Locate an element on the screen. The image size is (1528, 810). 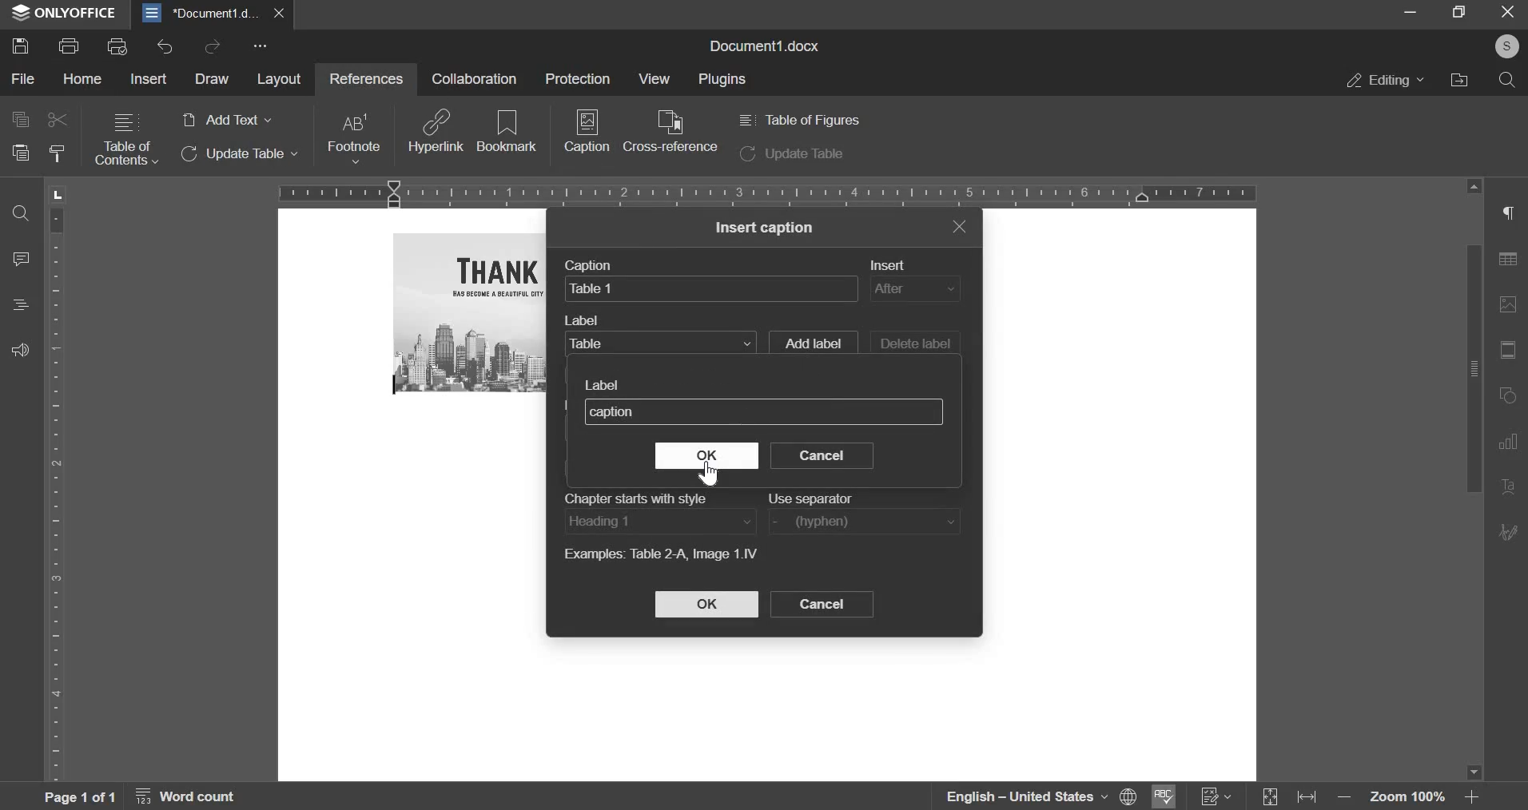
editing is located at coordinates (1386, 80).